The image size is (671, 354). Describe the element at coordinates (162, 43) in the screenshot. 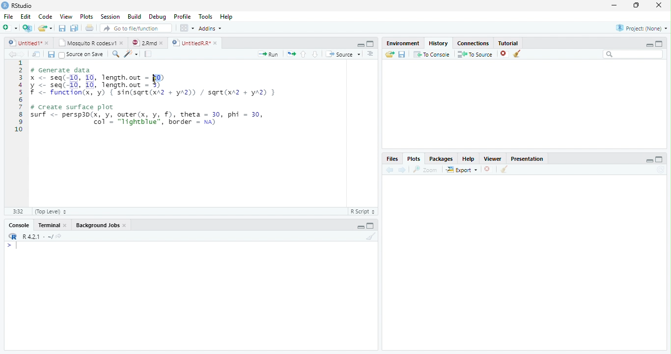

I see `close` at that location.